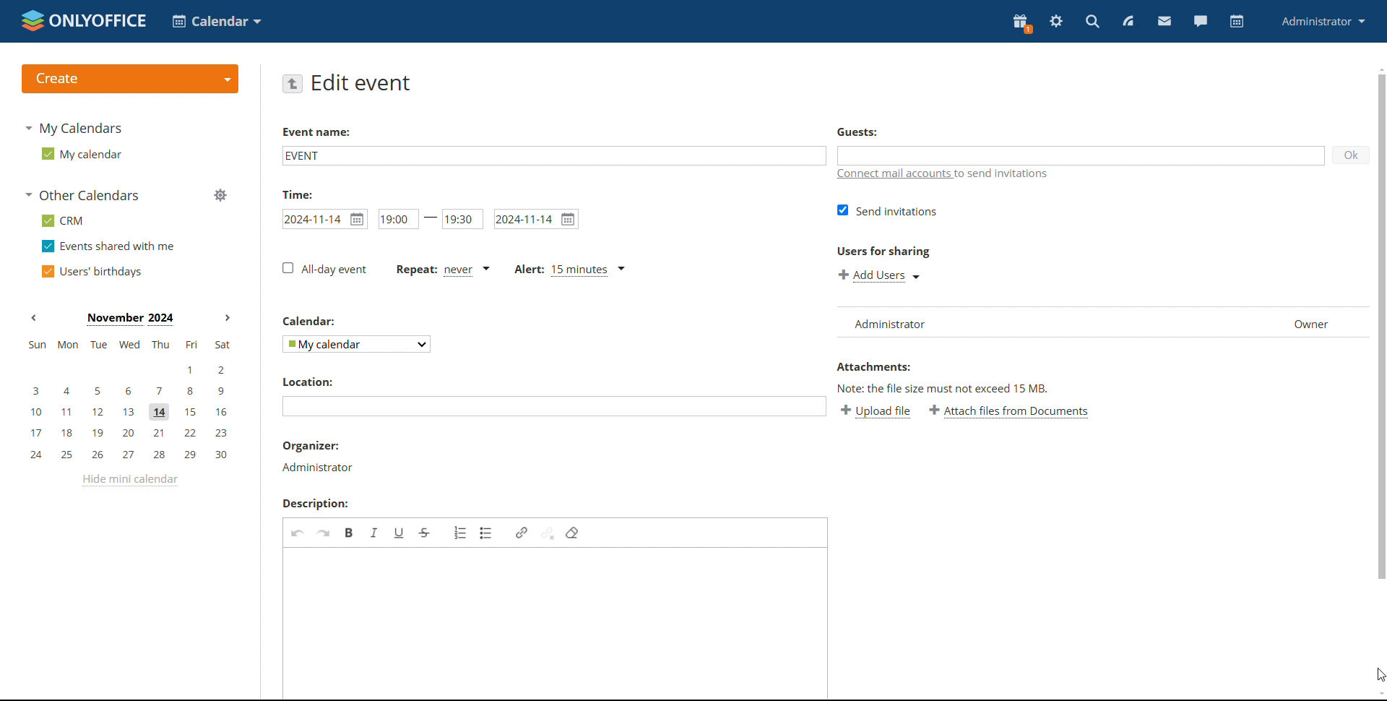 The width and height of the screenshot is (1387, 701). Describe the element at coordinates (554, 407) in the screenshot. I see `add location` at that location.